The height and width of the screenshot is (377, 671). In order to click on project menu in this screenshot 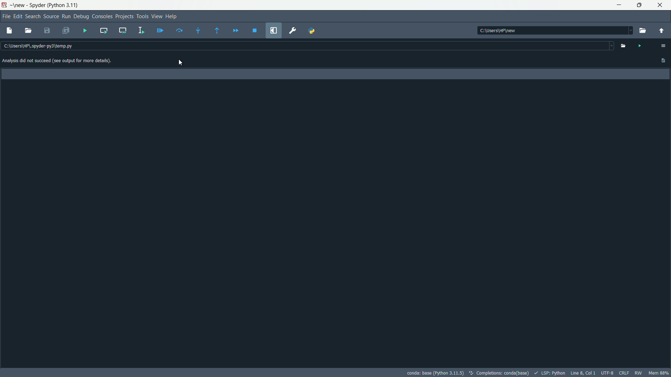, I will do `click(125, 16)`.